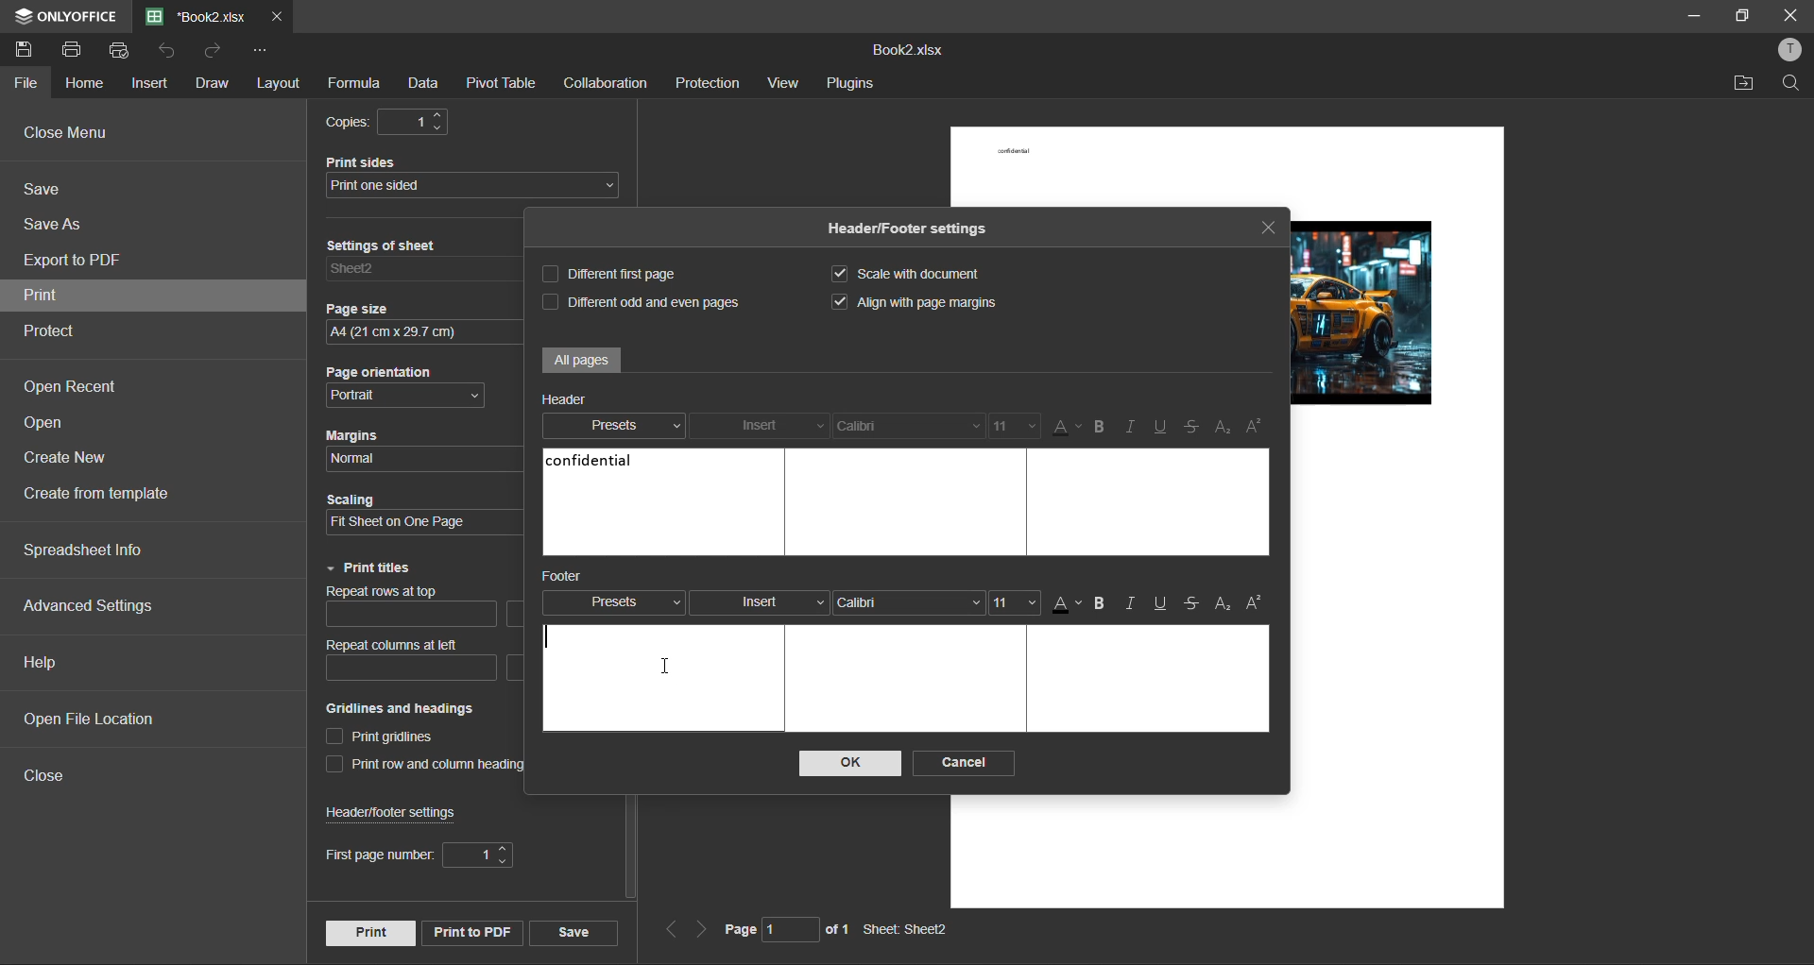 The width and height of the screenshot is (1814, 965). Describe the element at coordinates (1165, 426) in the screenshot. I see `underline` at that location.